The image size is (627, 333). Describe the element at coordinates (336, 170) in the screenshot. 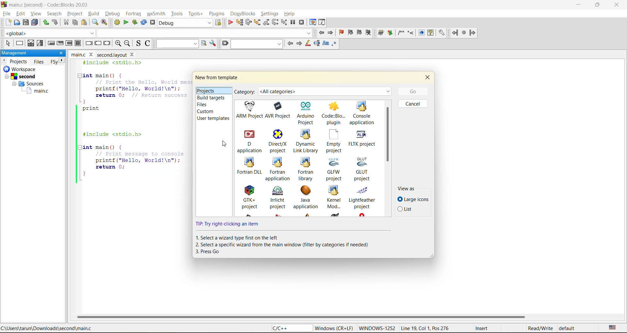

I see `gflw project` at that location.